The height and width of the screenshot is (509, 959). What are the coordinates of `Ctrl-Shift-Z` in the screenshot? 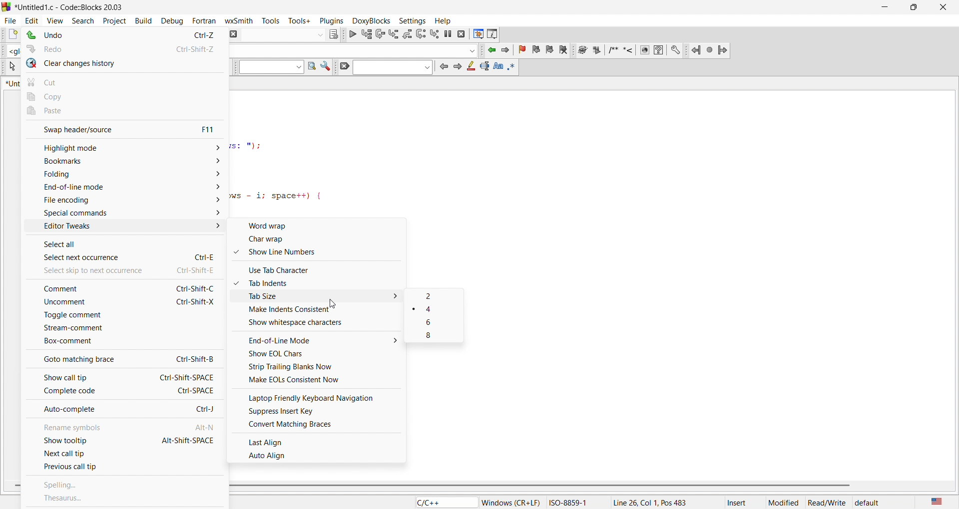 It's located at (193, 49).